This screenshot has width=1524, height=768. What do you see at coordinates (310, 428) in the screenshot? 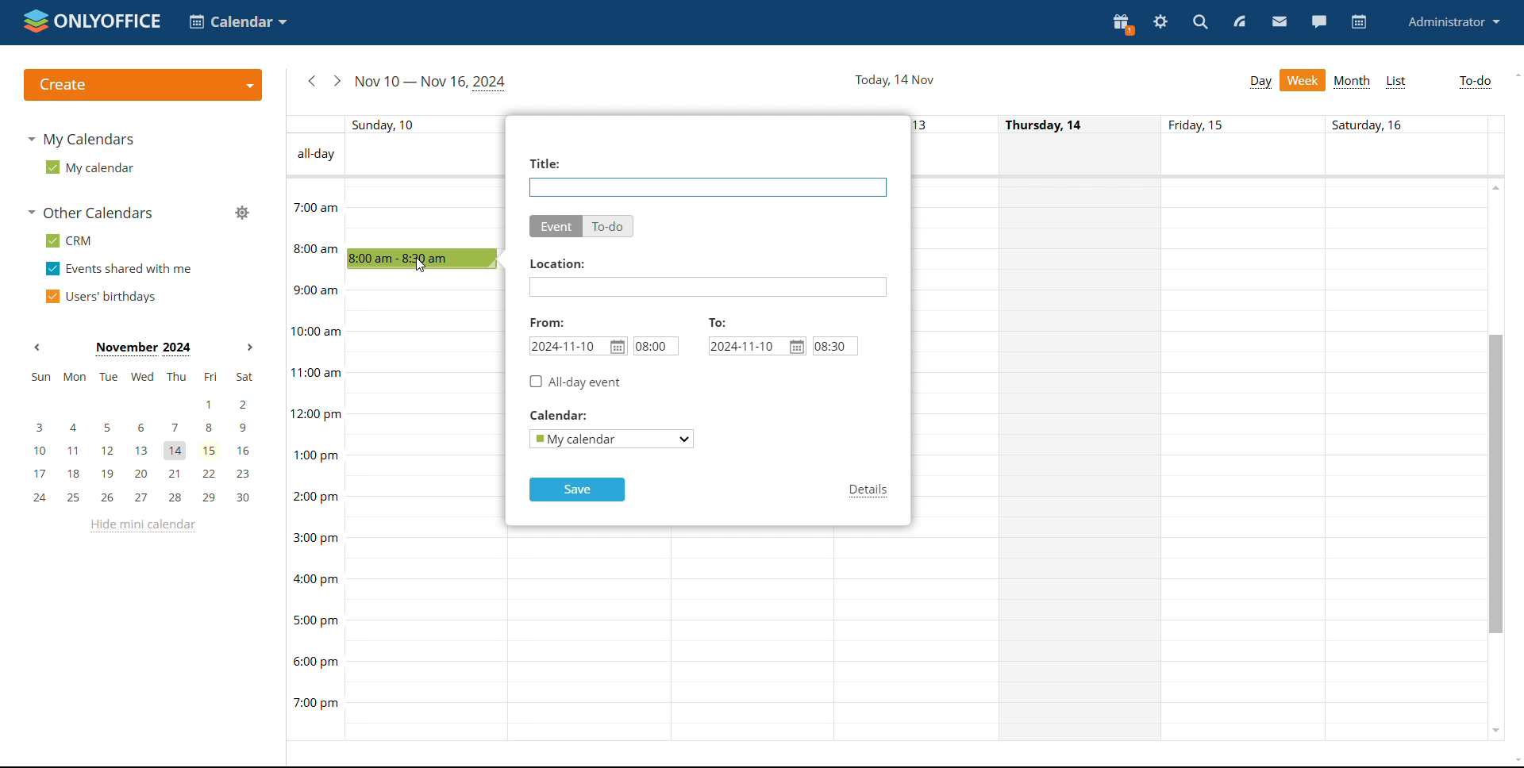
I see `time of the day` at bounding box center [310, 428].